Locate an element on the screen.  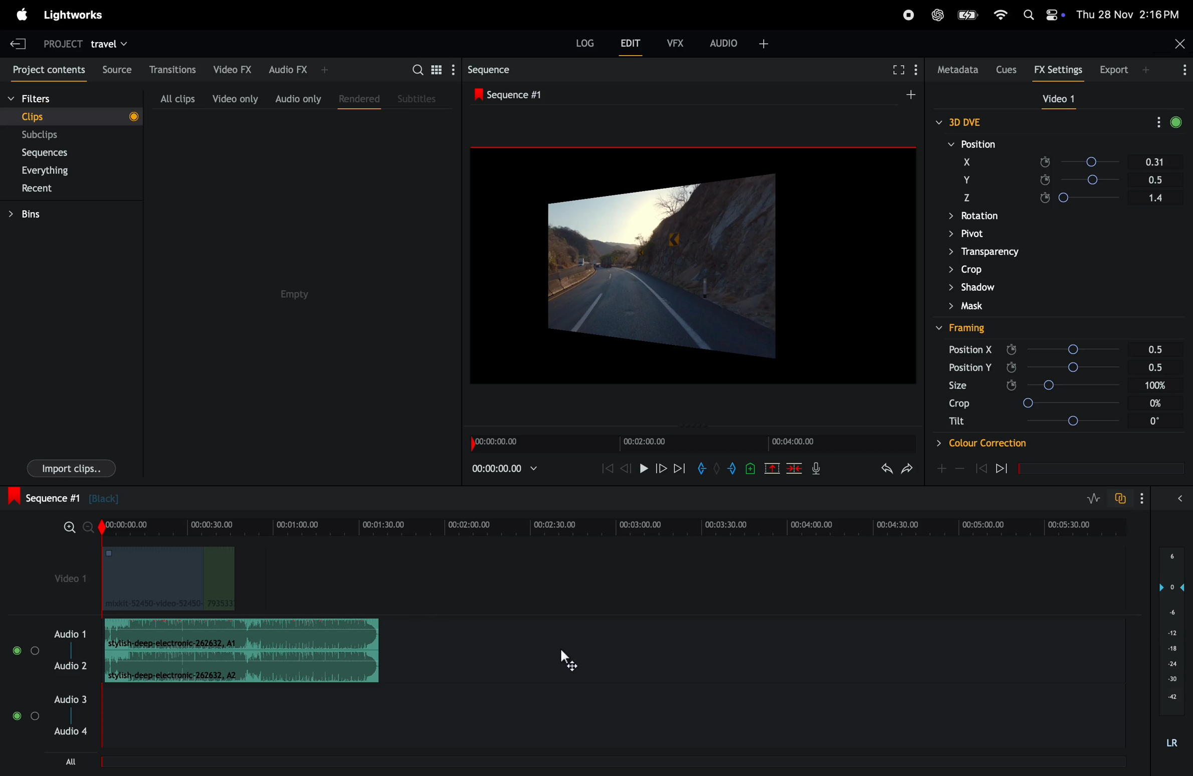
transitons is located at coordinates (172, 66).